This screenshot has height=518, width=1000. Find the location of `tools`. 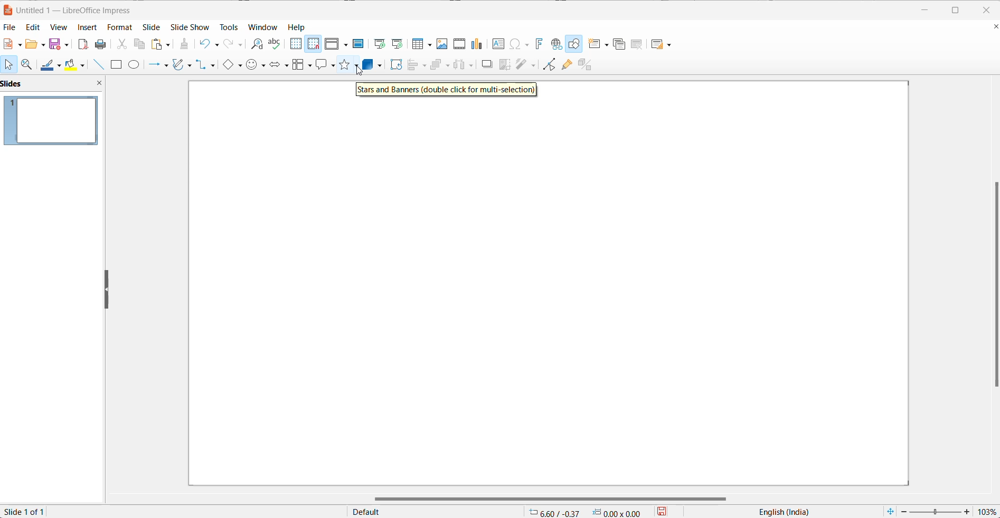

tools is located at coordinates (227, 26).